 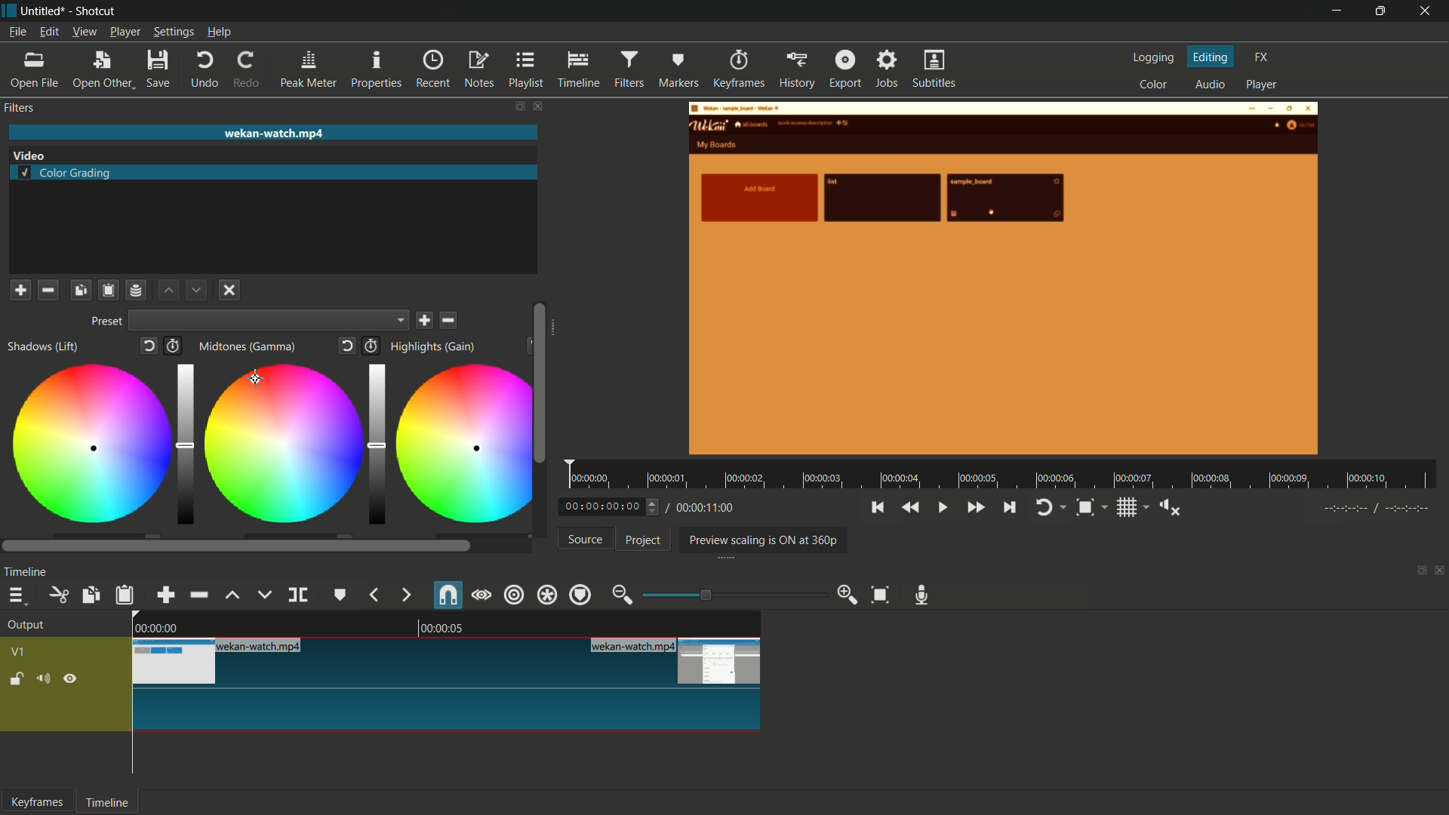 I want to click on timeline, so click(x=26, y=574).